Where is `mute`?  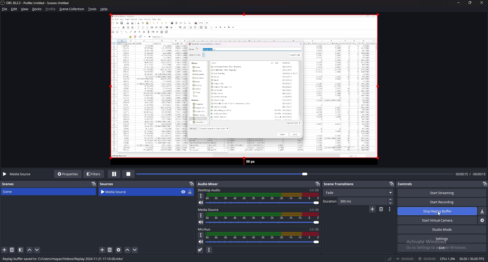
mute is located at coordinates (201, 203).